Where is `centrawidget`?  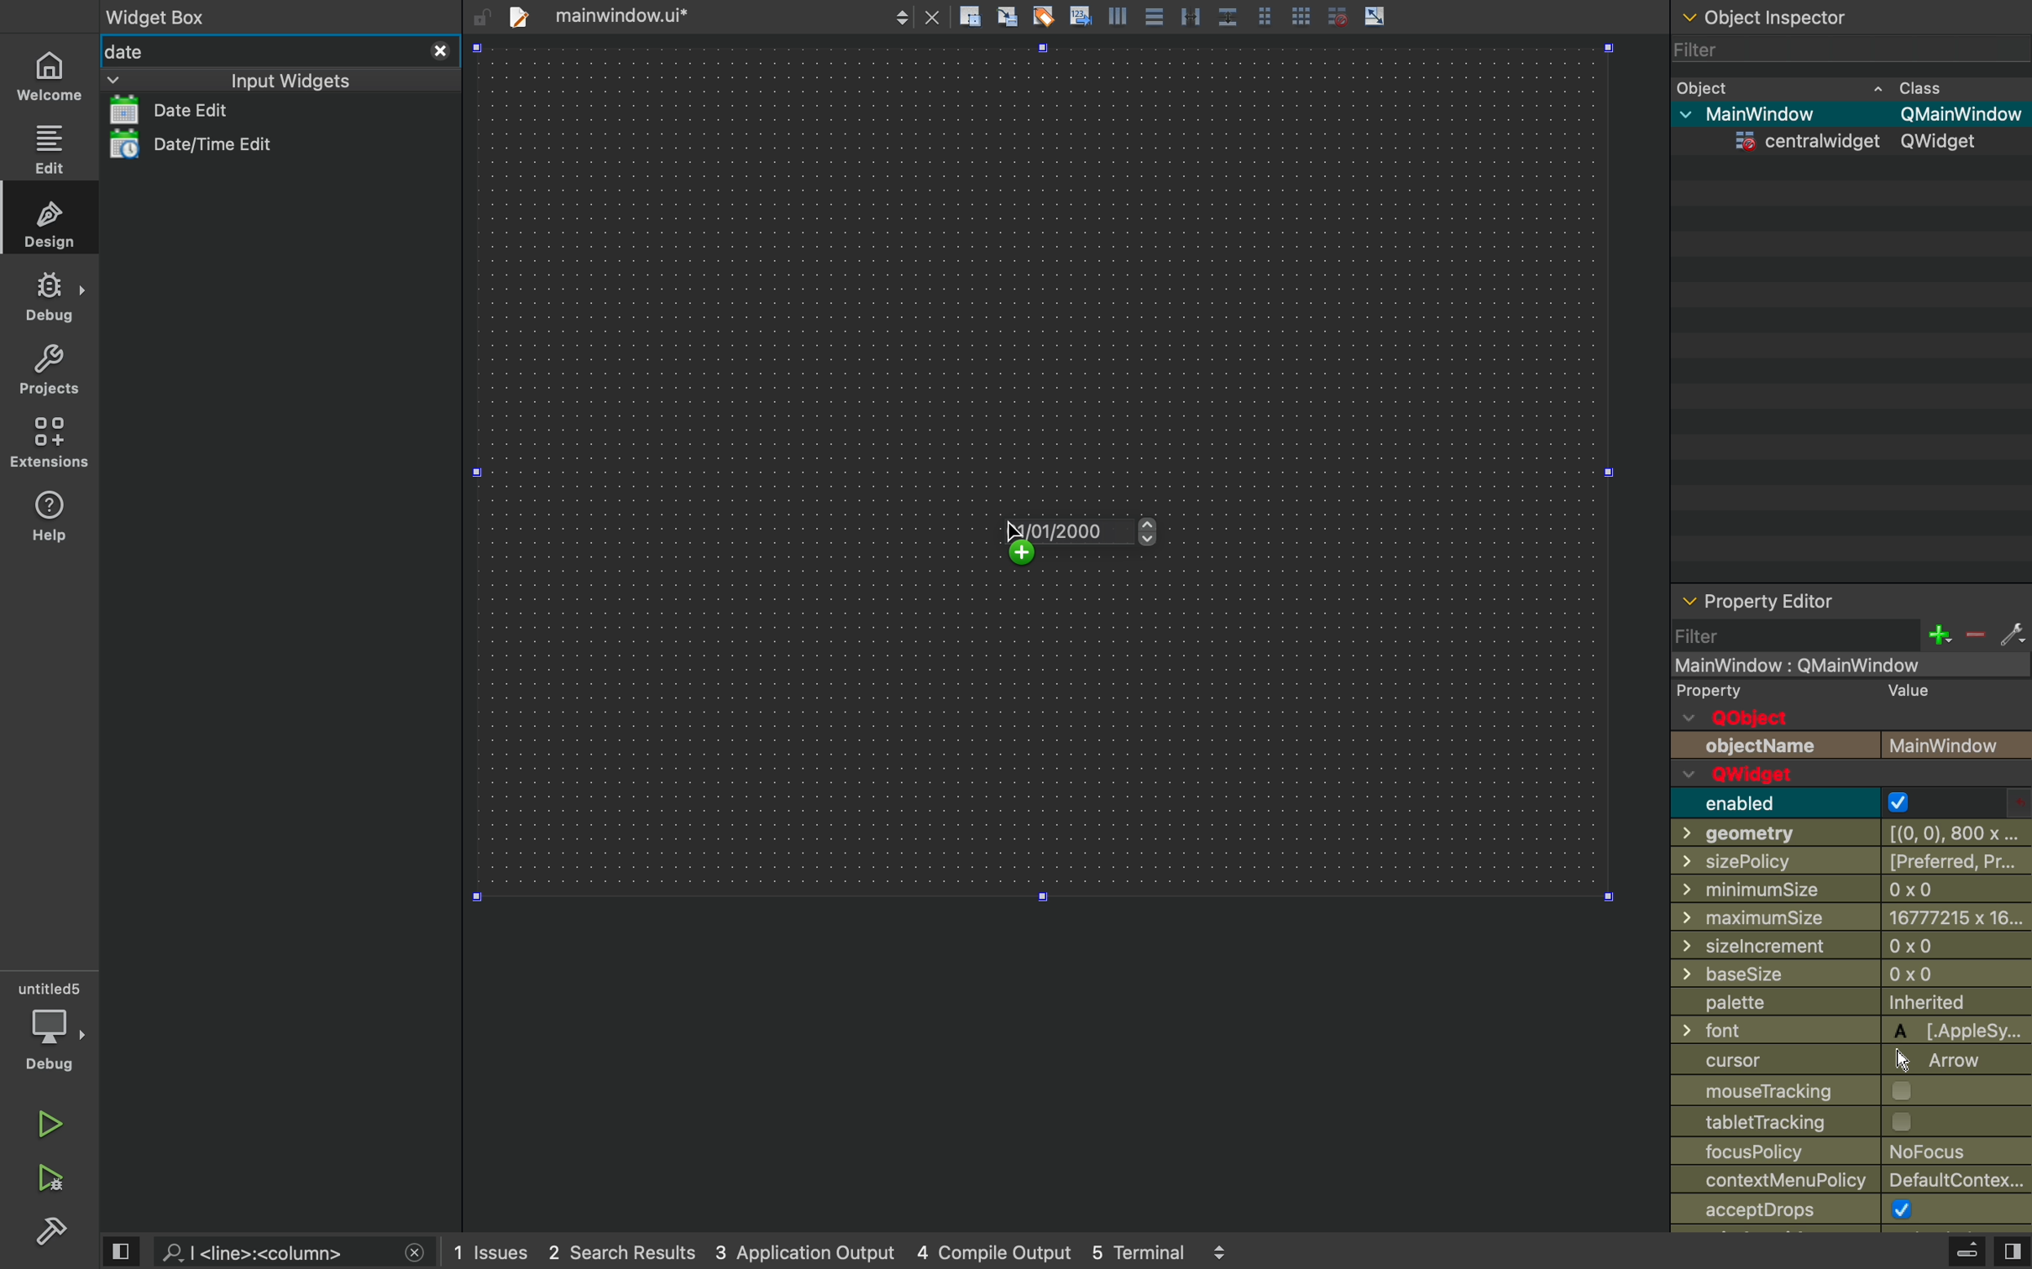 centrawidget is located at coordinates (1855, 146).